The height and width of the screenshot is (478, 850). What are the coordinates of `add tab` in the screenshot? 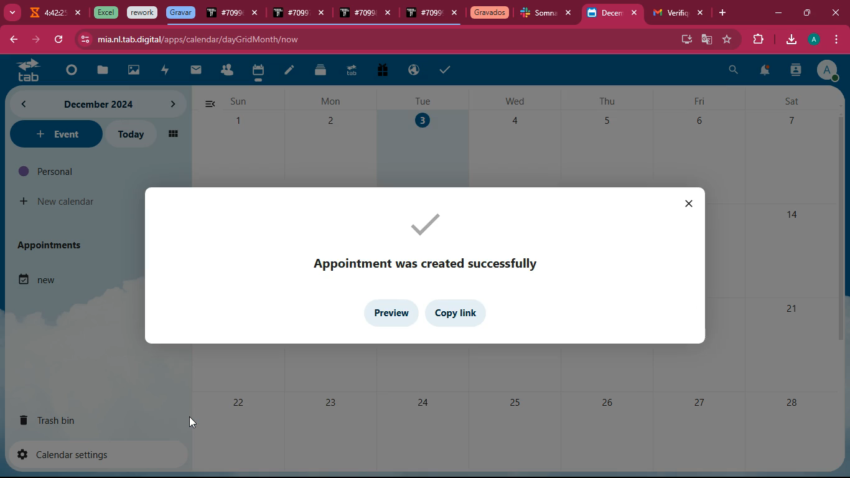 It's located at (725, 13).